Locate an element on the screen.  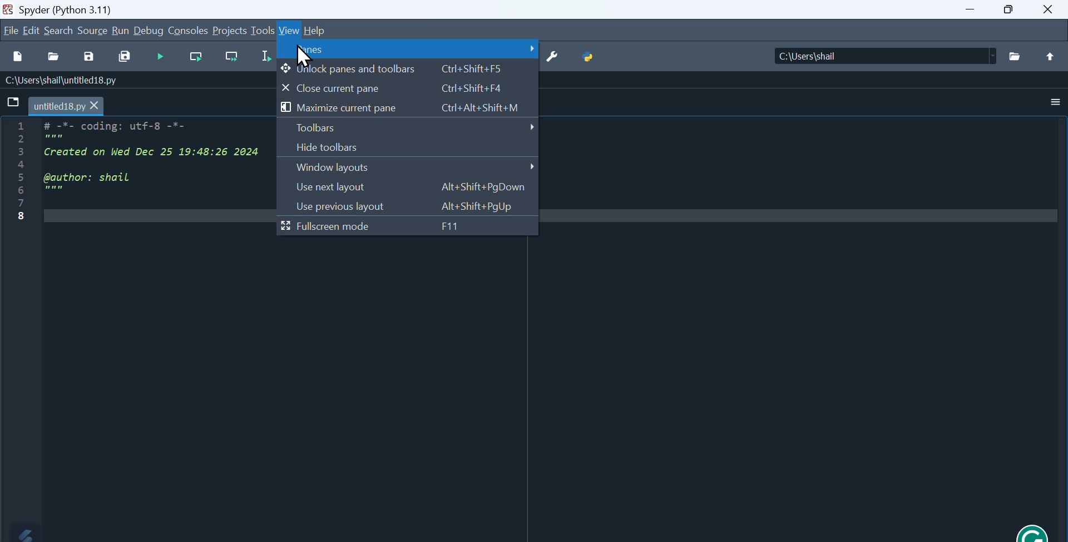
untitled18.py is located at coordinates (66, 105).